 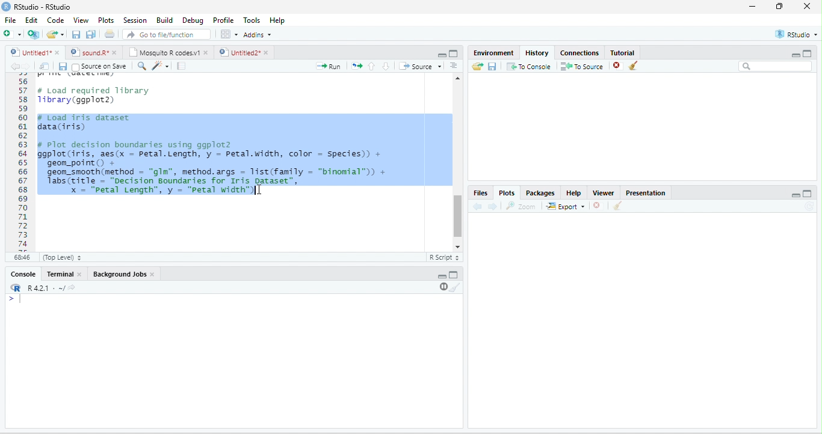 I want to click on close, so click(x=153, y=274).